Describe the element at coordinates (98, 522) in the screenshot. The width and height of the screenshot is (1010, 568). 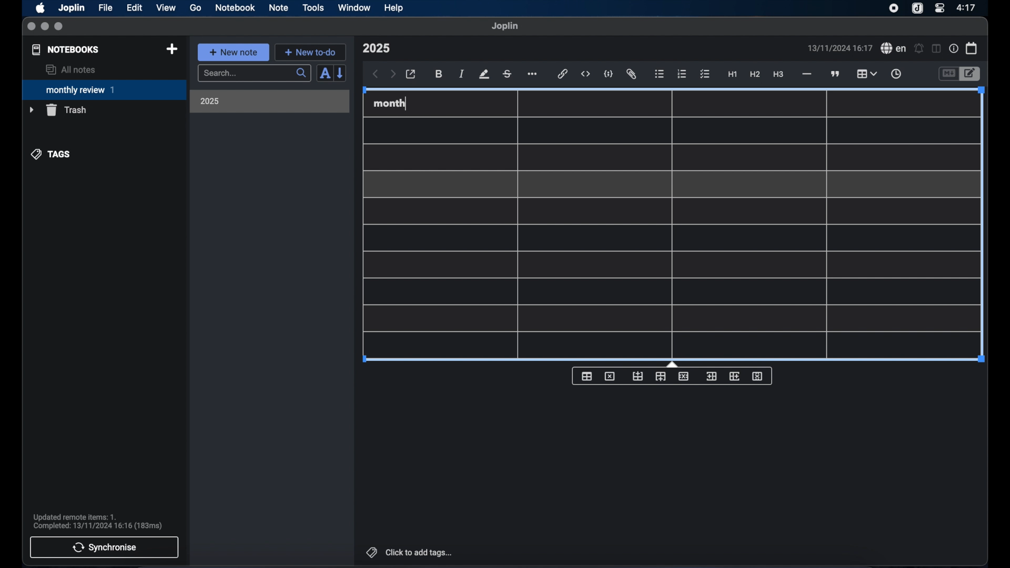
I see `sync notification` at that location.